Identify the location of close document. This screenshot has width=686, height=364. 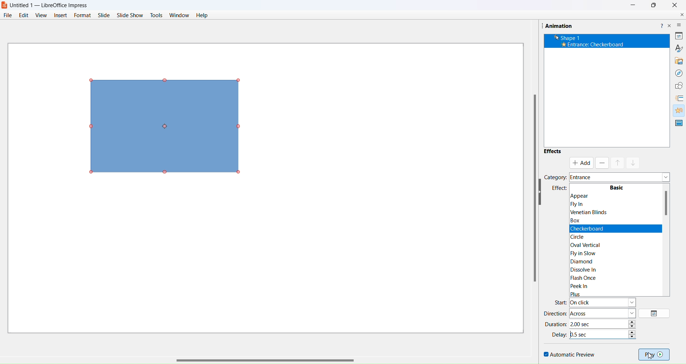
(680, 15).